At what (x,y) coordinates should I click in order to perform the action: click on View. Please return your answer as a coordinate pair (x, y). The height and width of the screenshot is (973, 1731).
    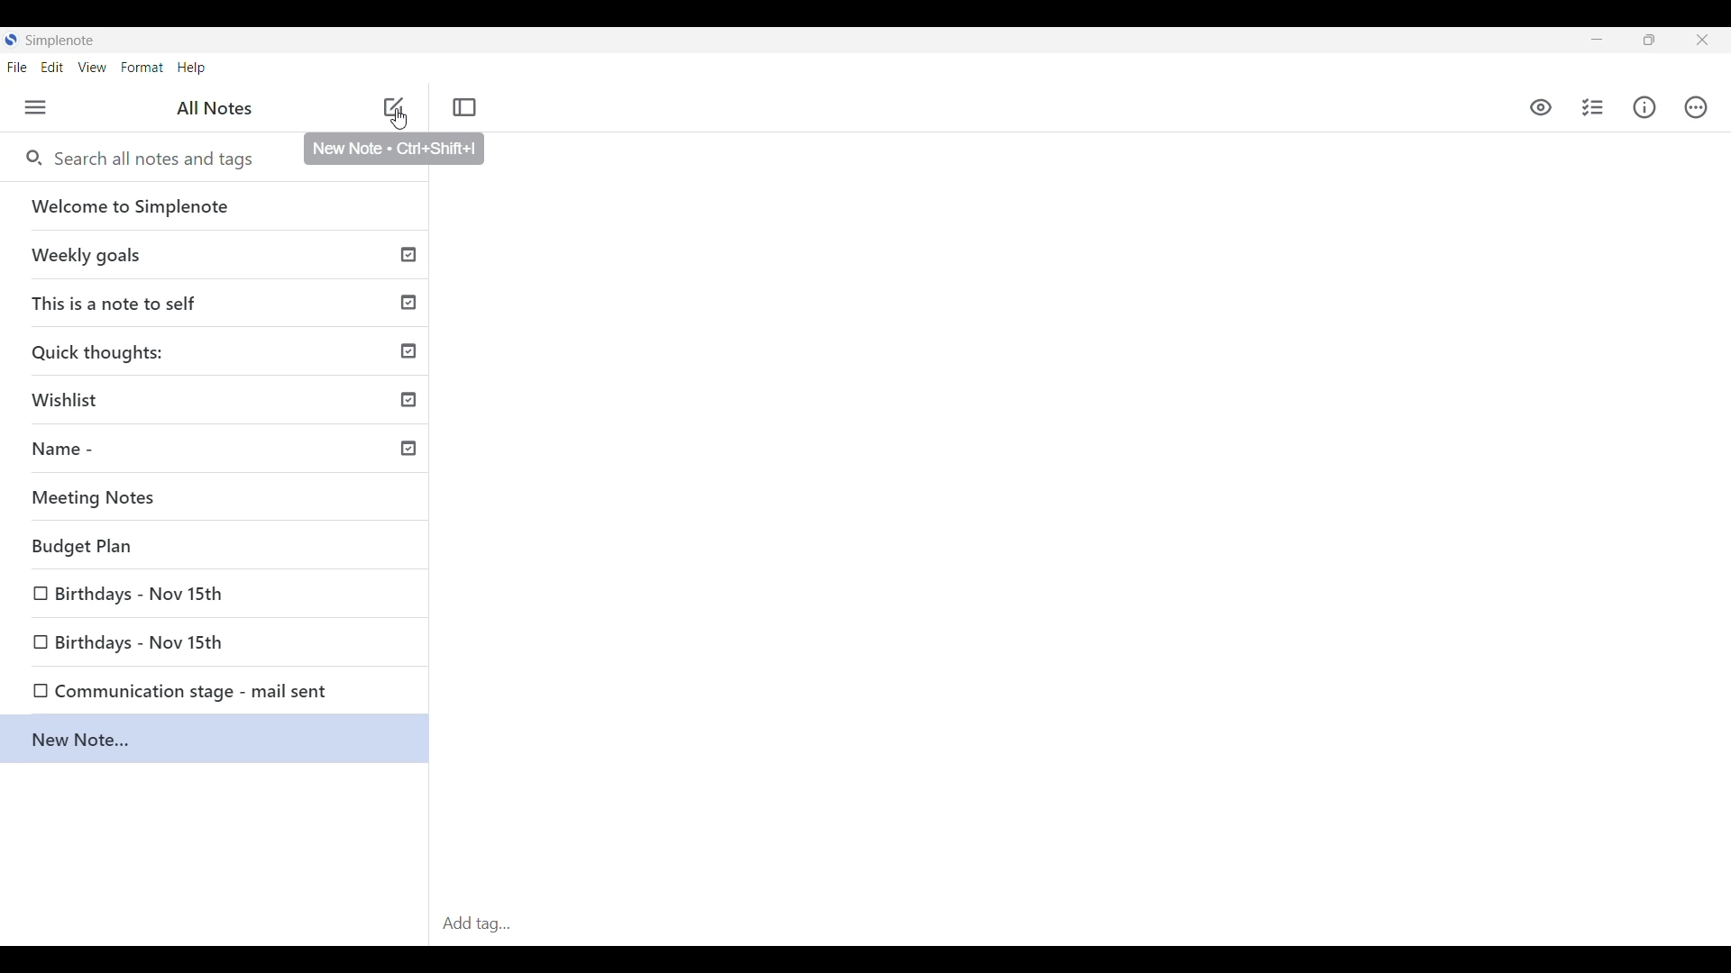
    Looking at the image, I should click on (92, 68).